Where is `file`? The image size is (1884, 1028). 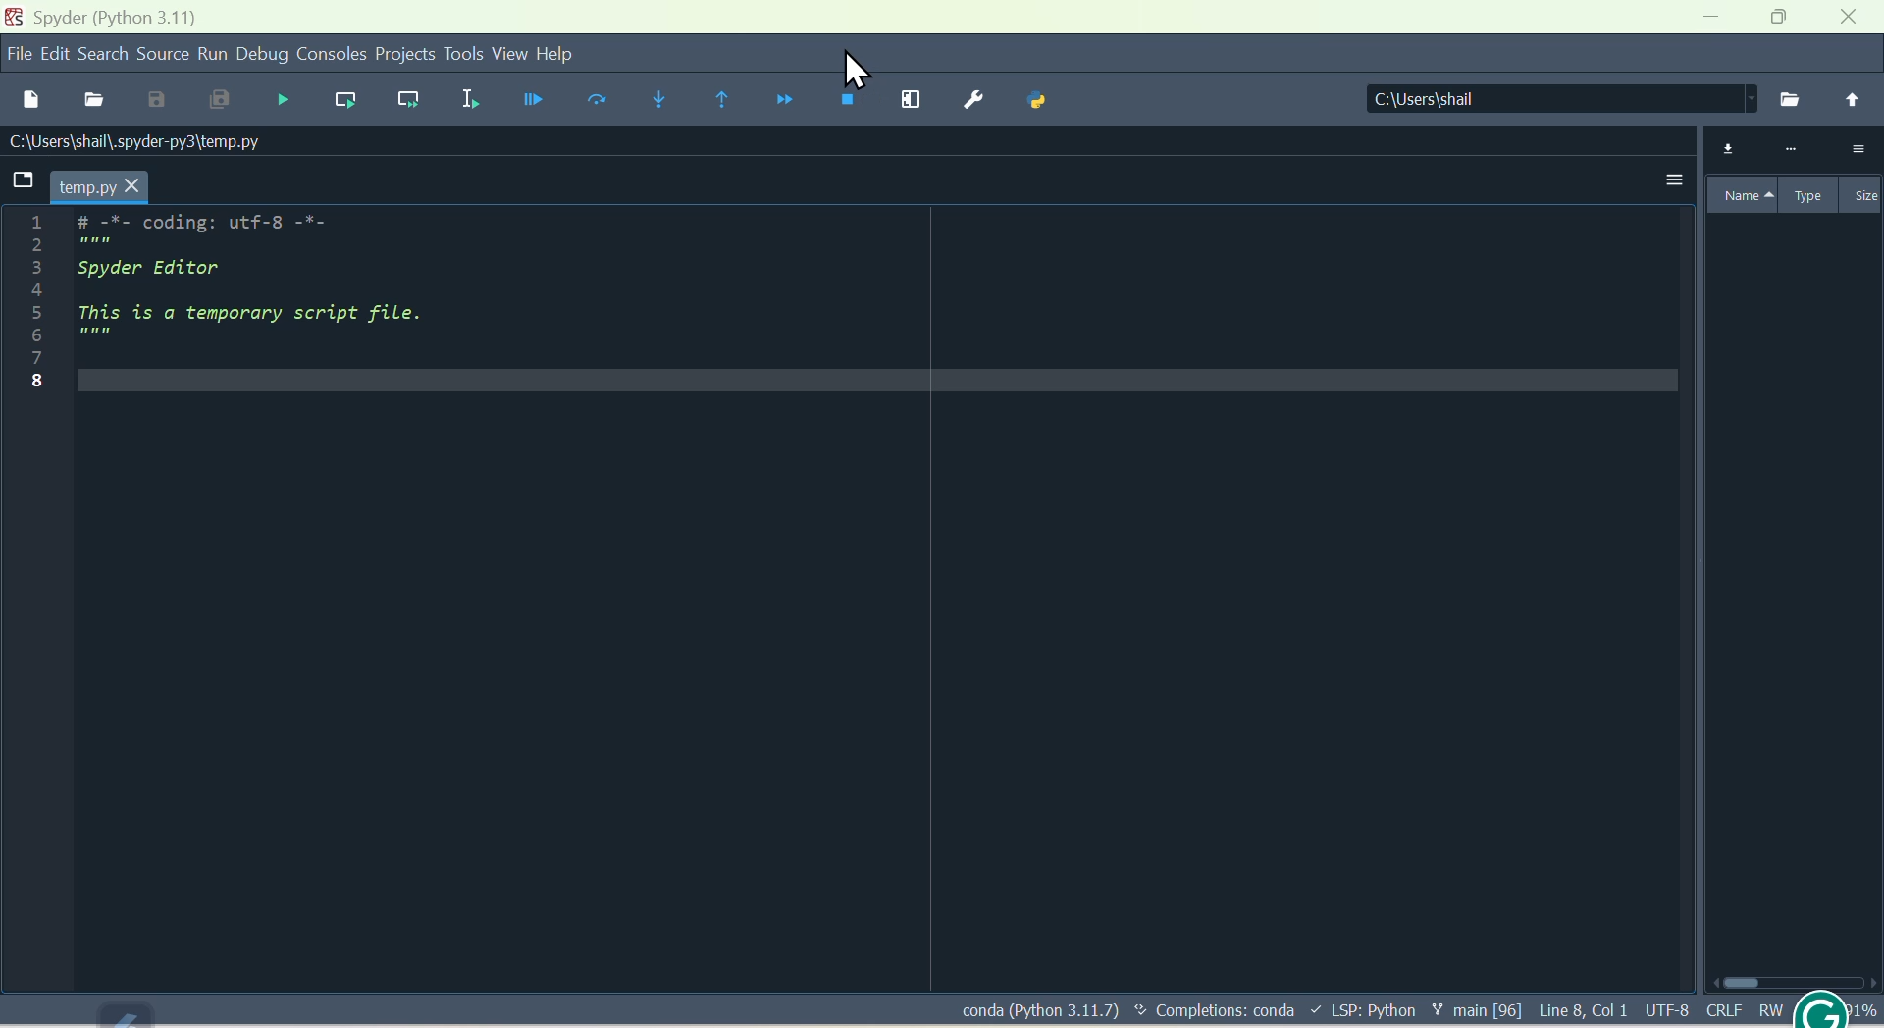 file is located at coordinates (20, 50).